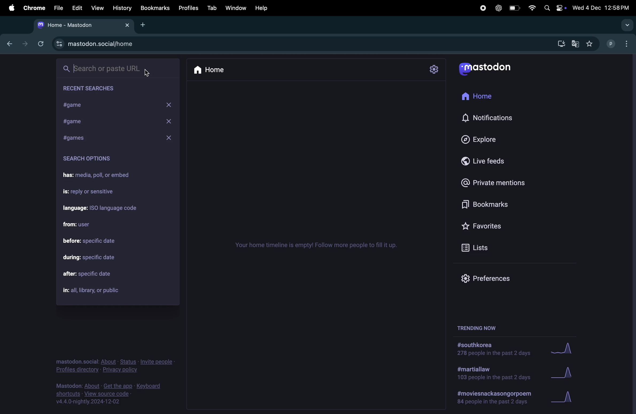 The width and height of the screenshot is (636, 414). Describe the element at coordinates (493, 374) in the screenshot. I see `#martial law` at that location.